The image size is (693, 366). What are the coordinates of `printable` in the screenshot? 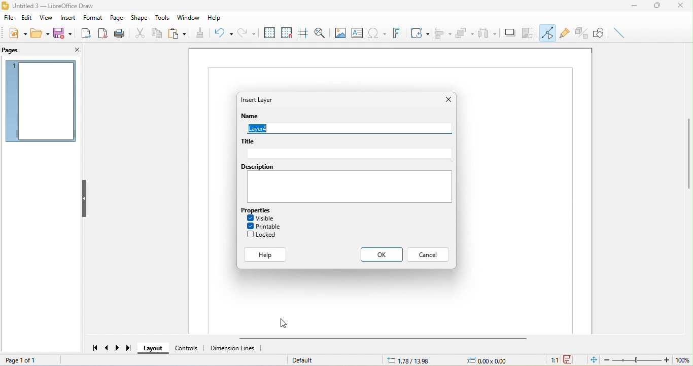 It's located at (264, 226).